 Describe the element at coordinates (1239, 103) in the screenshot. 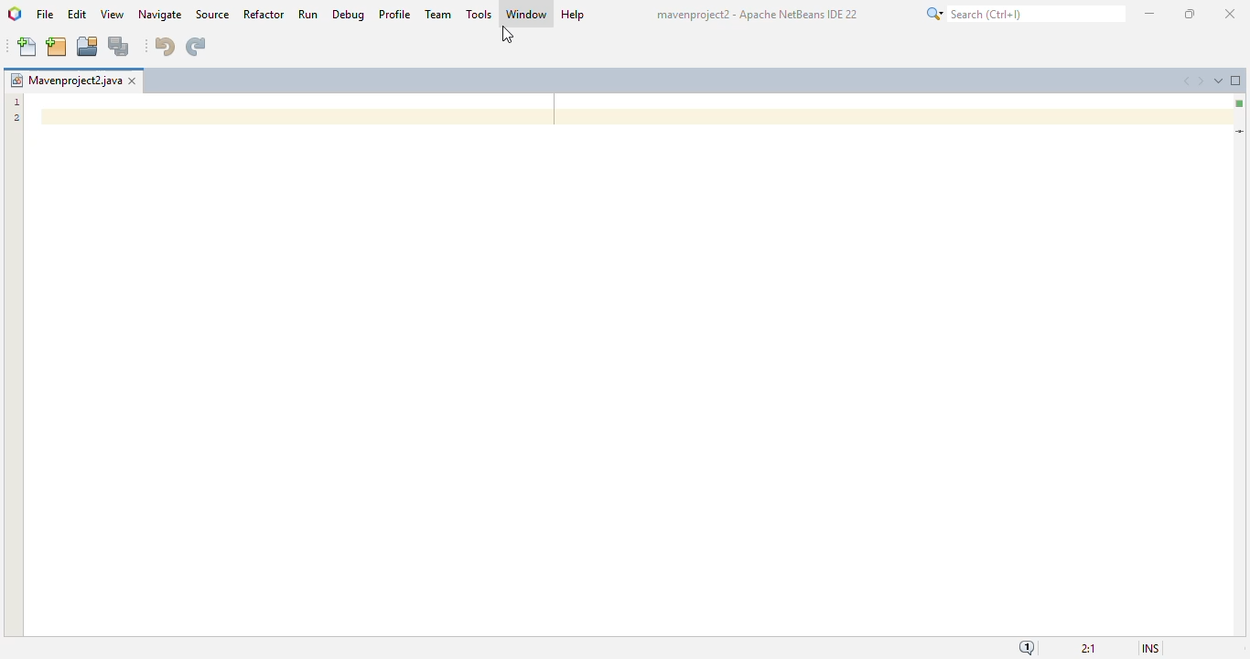

I see `no errors` at that location.